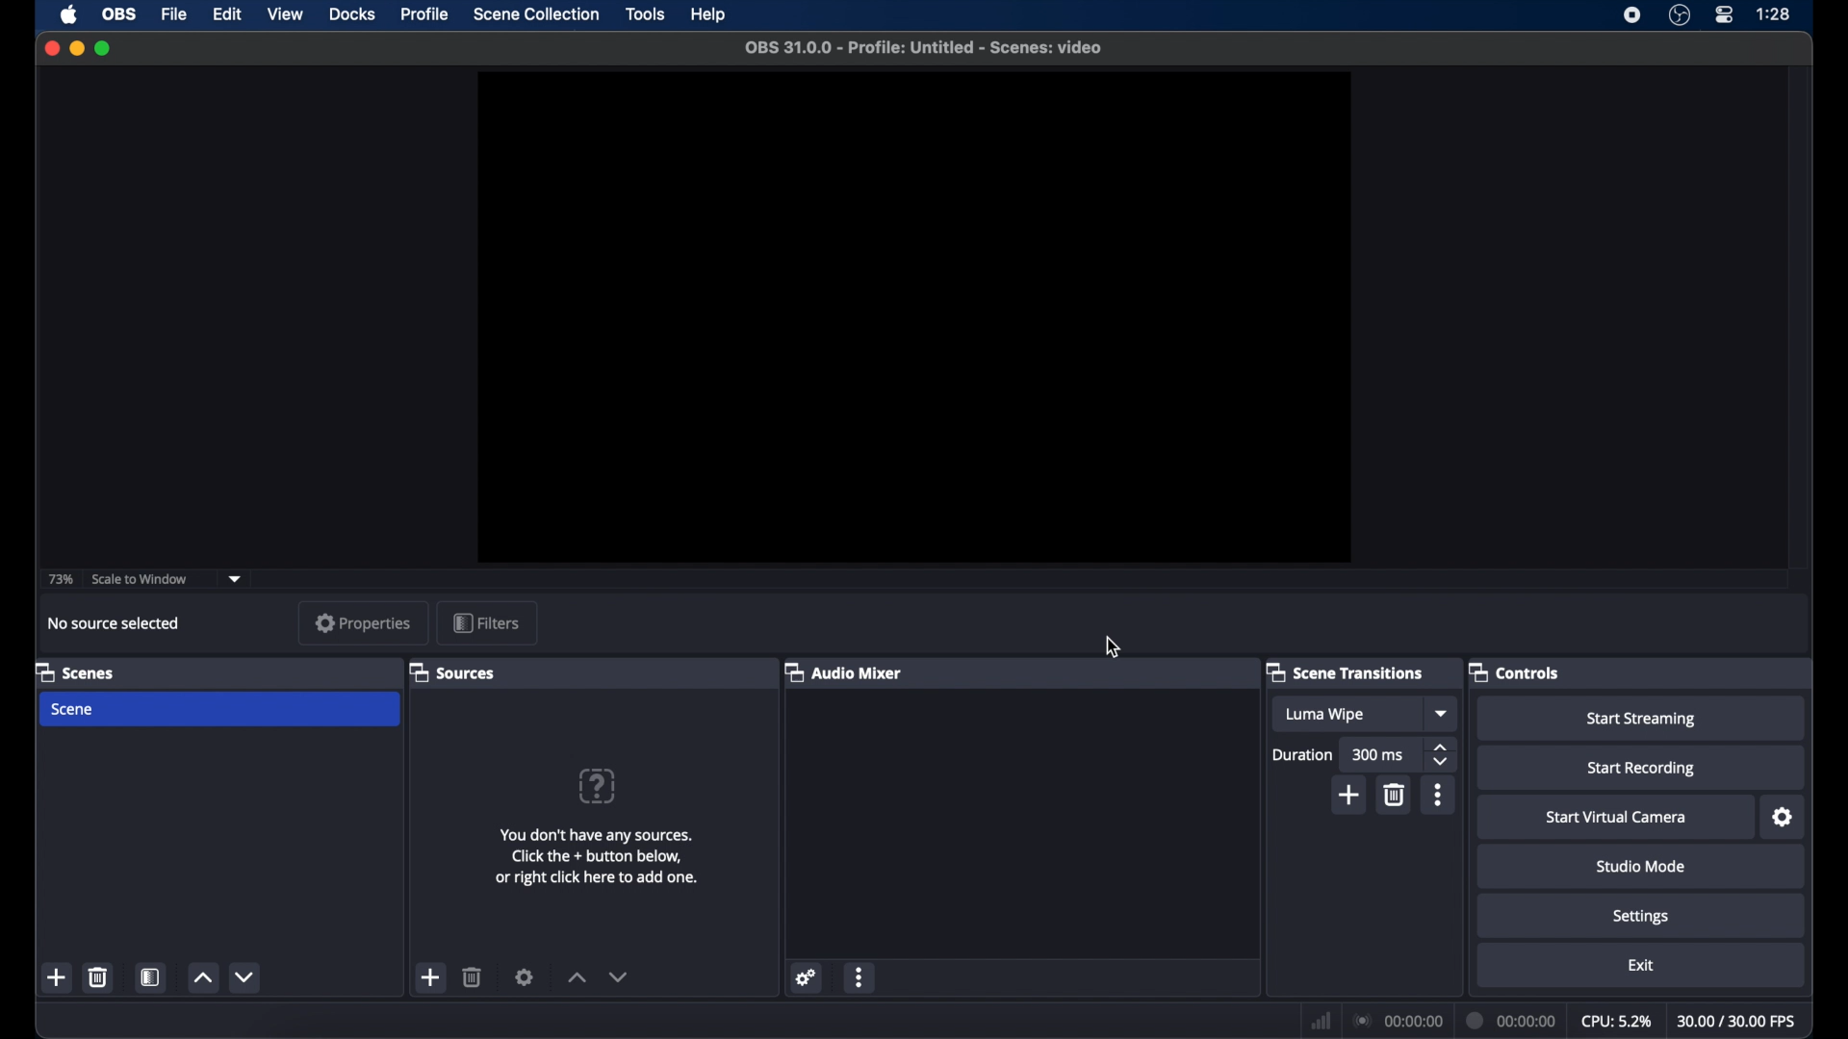  Describe the element at coordinates (914, 319) in the screenshot. I see `preview` at that location.